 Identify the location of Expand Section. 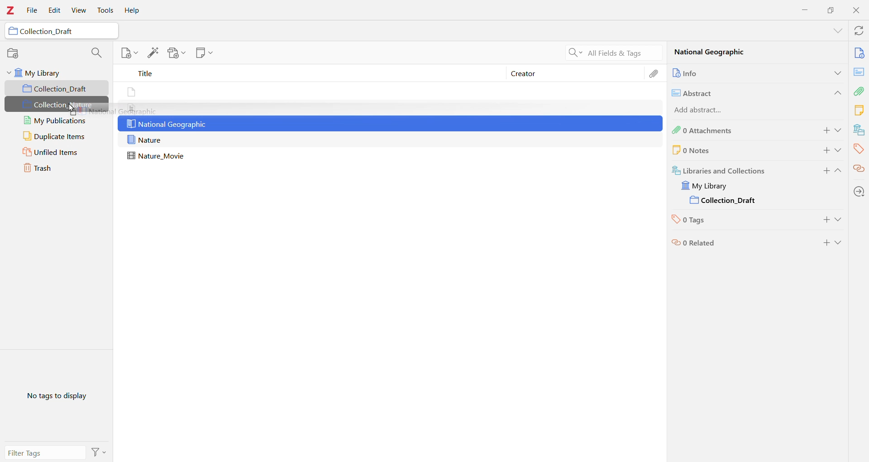
(839, 172).